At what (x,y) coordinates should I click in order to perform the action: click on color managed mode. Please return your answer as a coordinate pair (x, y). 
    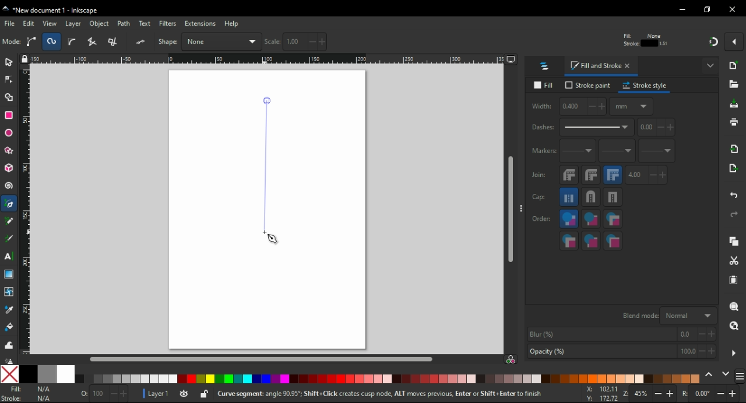
    Looking at the image, I should click on (511, 360).